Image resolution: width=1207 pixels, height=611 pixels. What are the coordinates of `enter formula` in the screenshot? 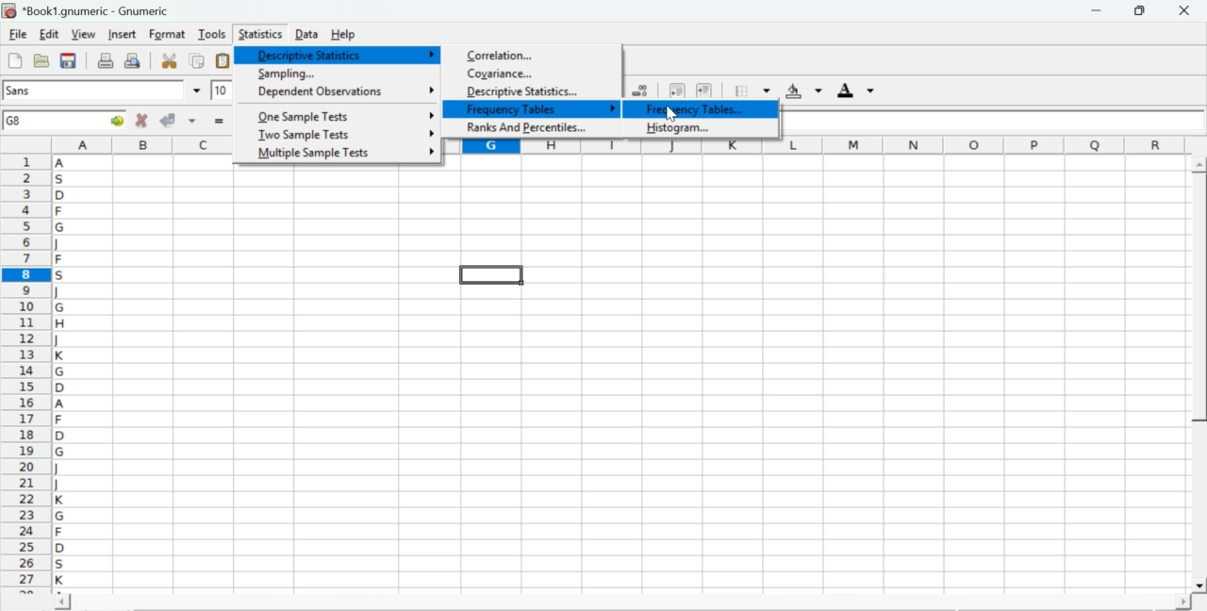 It's located at (221, 122).